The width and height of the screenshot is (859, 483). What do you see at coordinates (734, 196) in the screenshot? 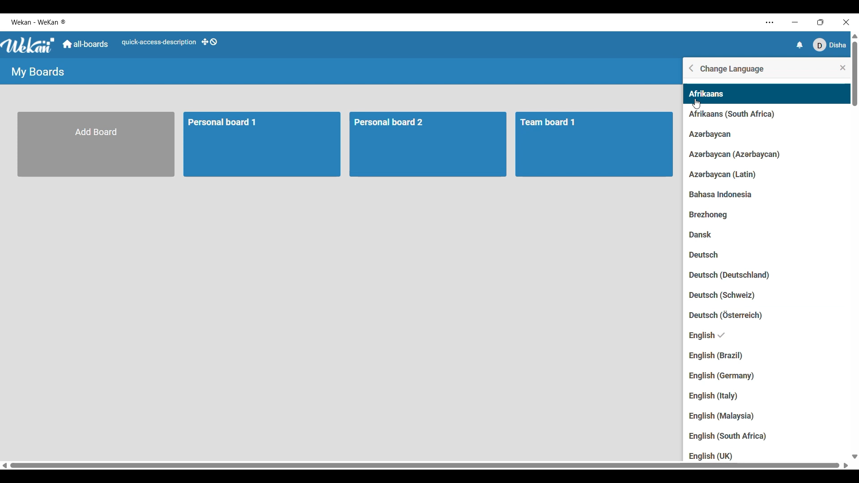
I see `Bahasa Indonesia` at bounding box center [734, 196].